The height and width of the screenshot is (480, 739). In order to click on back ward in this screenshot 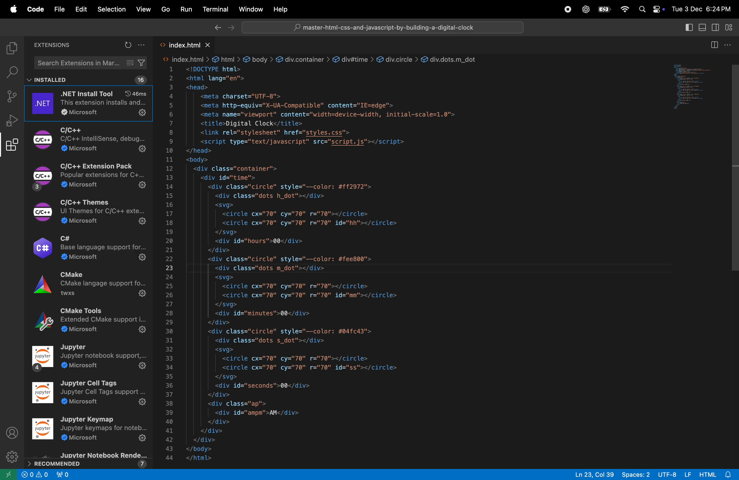, I will do `click(213, 27)`.